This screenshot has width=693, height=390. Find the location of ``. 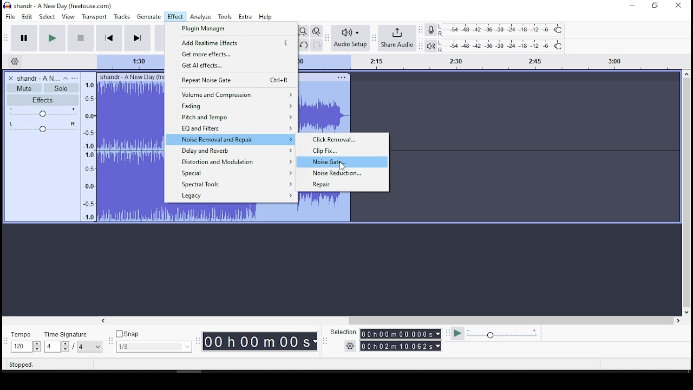

 is located at coordinates (244, 17).